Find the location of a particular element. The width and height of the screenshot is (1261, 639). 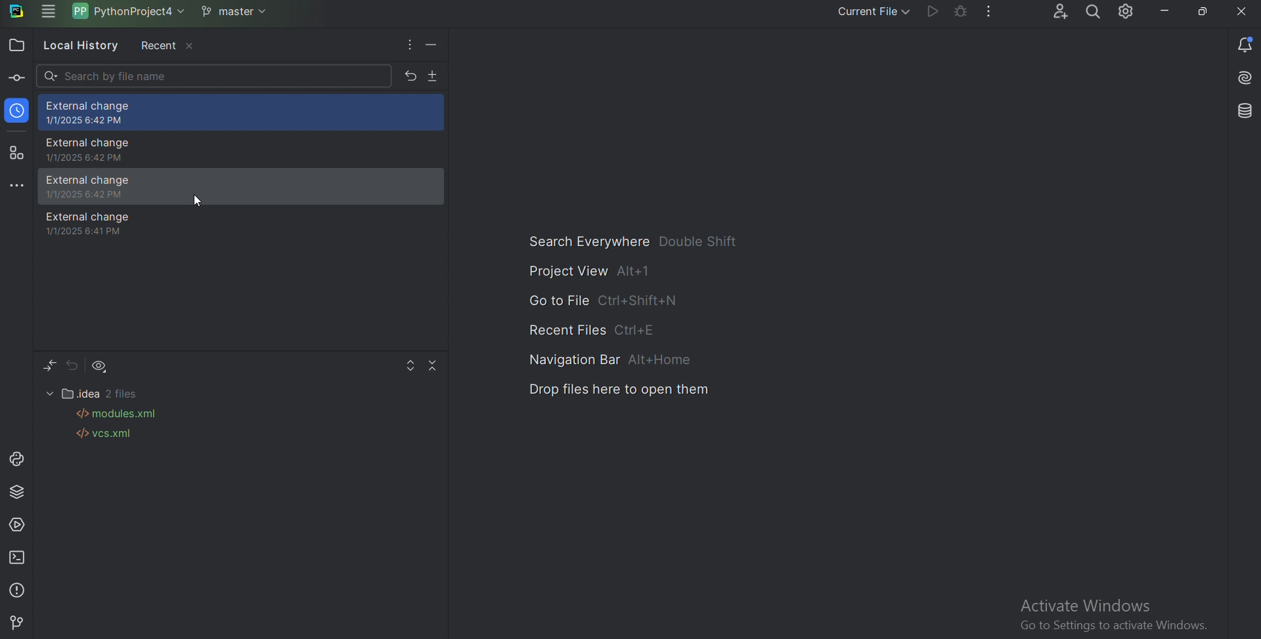

Group By is located at coordinates (102, 366).